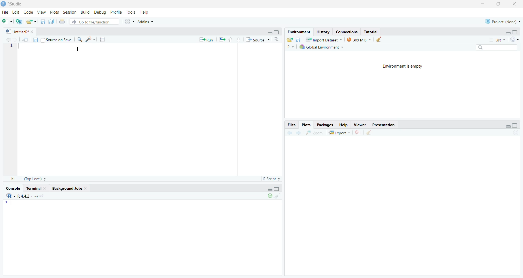 This screenshot has width=523, height=278. Describe the element at coordinates (278, 189) in the screenshot. I see `maximise` at that location.